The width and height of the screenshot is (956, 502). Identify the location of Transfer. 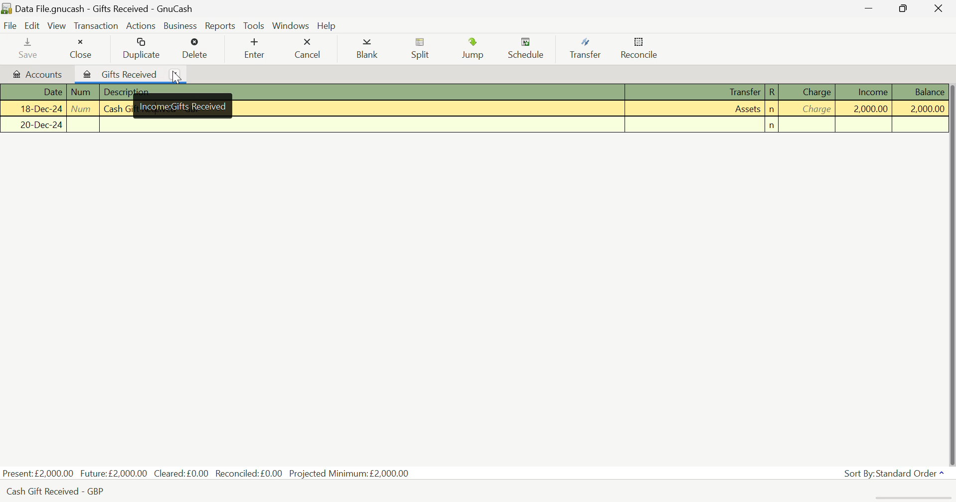
(589, 49).